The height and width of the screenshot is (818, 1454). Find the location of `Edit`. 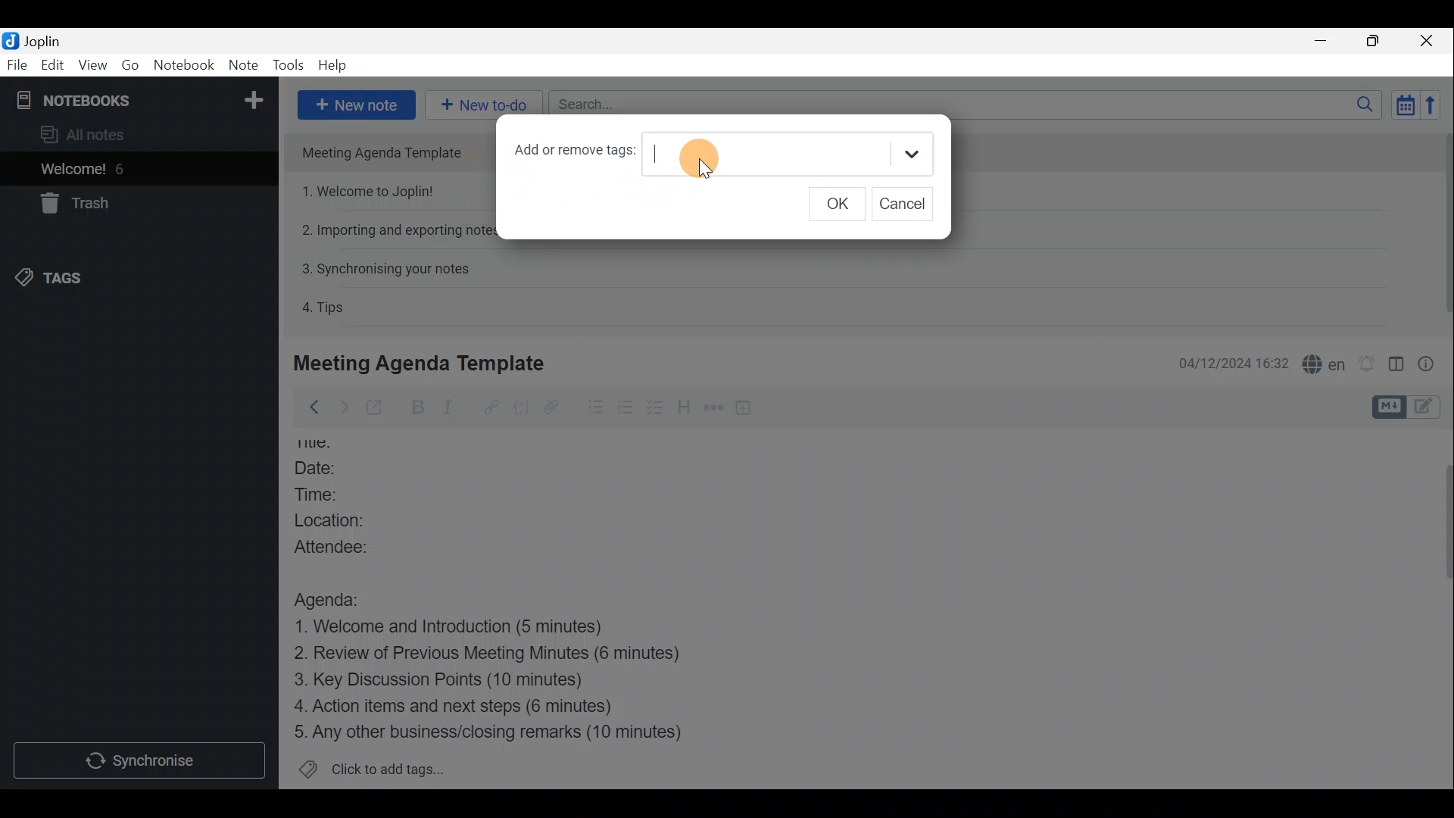

Edit is located at coordinates (53, 67).